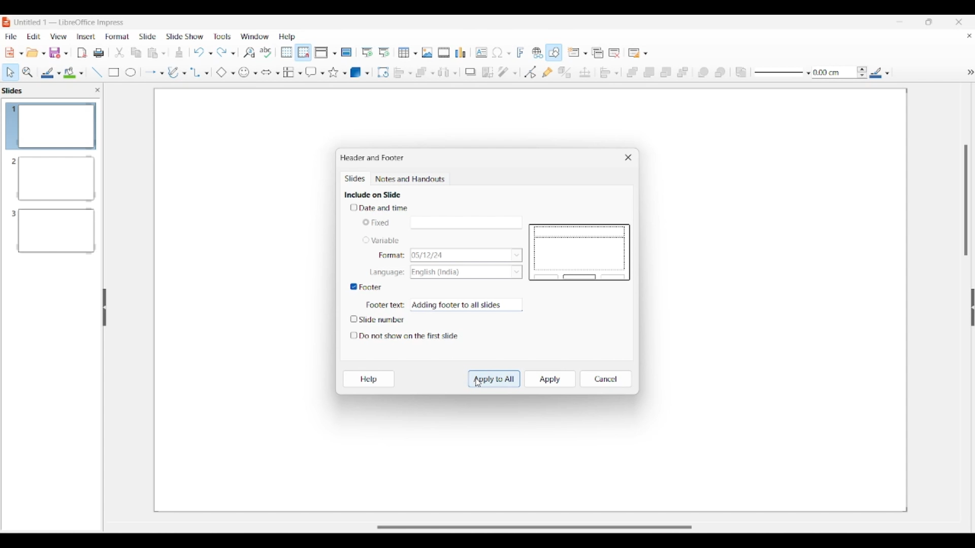 The width and height of the screenshot is (975, 548). I want to click on Bring to front, so click(632, 73).